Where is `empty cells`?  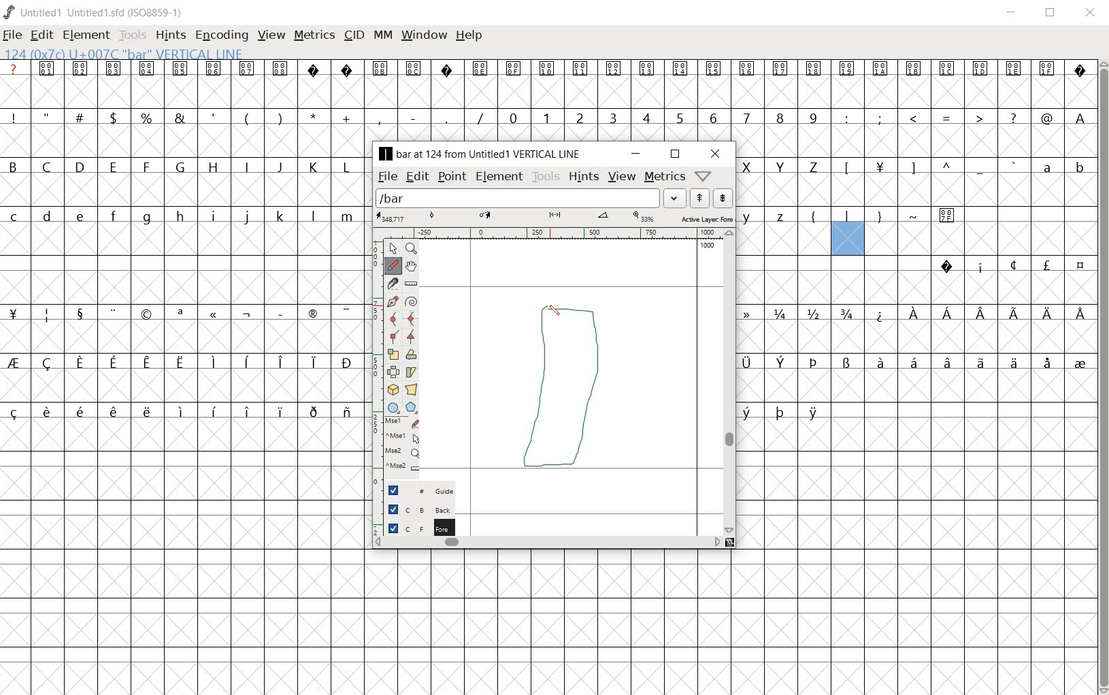 empty cells is located at coordinates (184, 141).